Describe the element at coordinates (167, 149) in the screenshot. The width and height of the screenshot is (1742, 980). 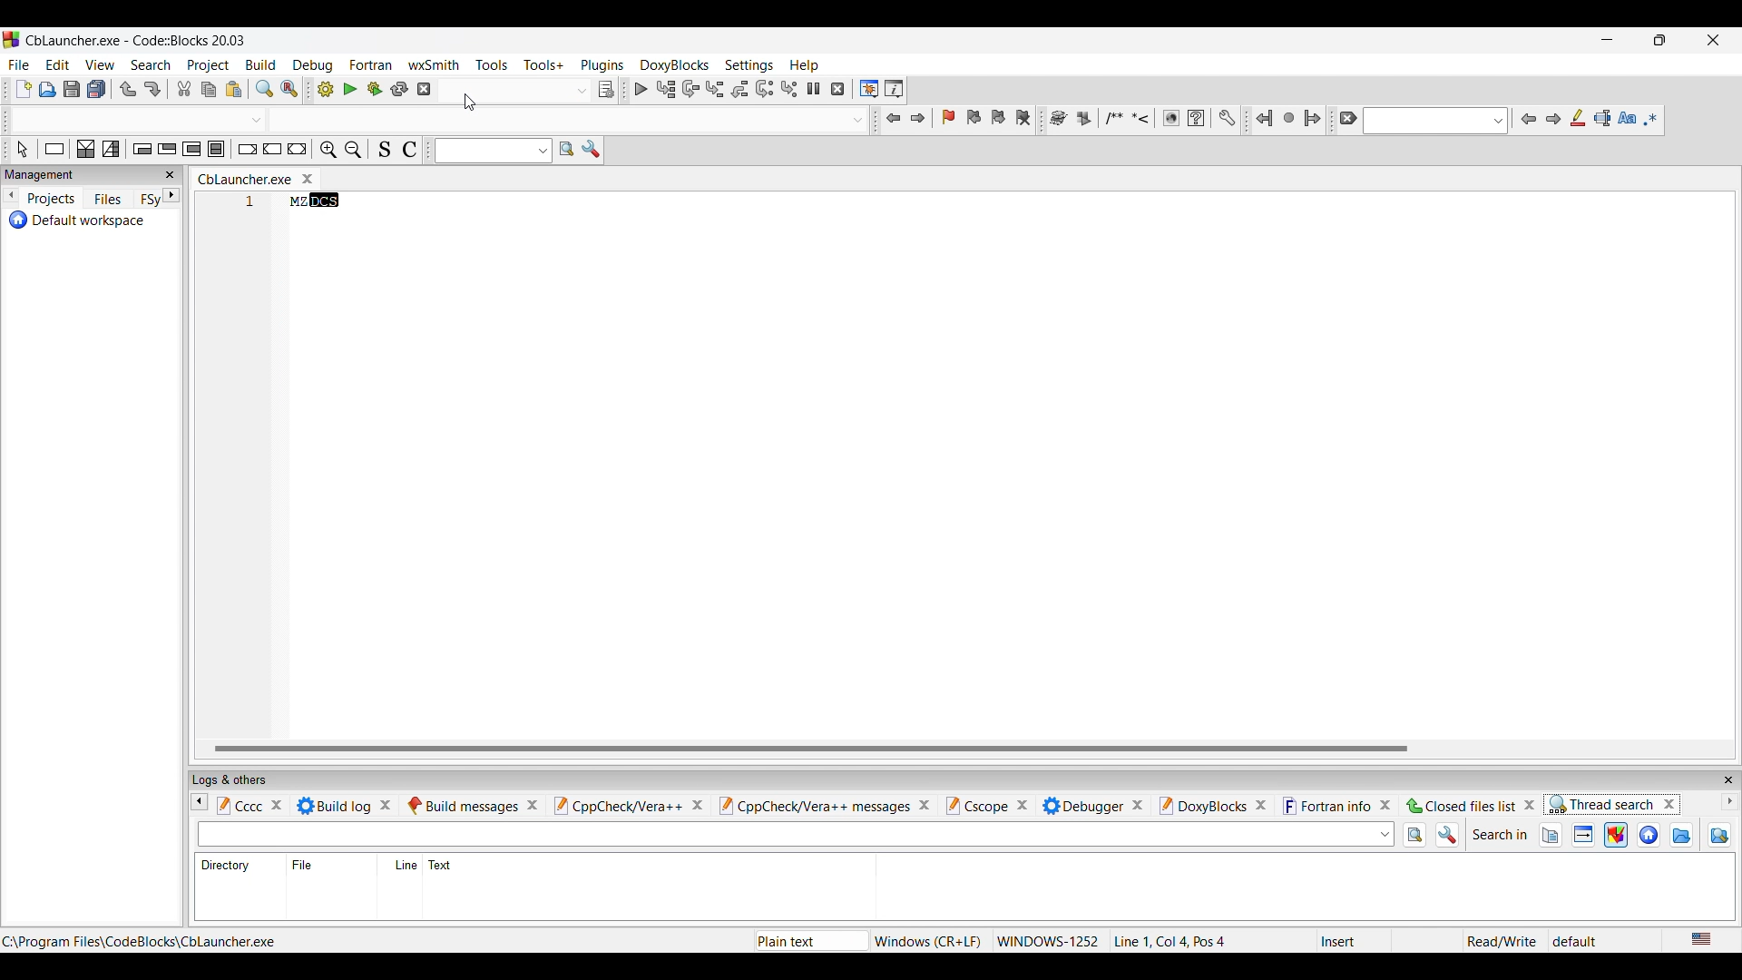
I see `Exit condition loop` at that location.